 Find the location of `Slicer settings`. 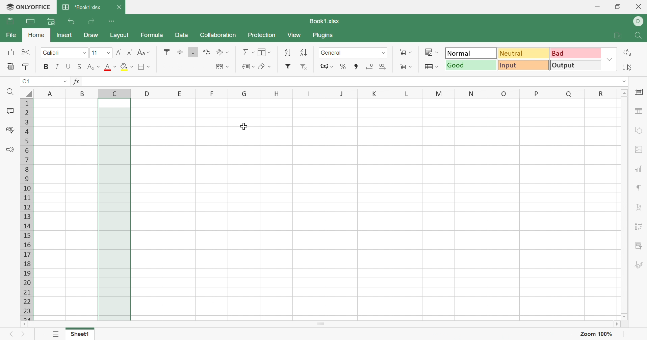

Slicer settings is located at coordinates (638, 246).